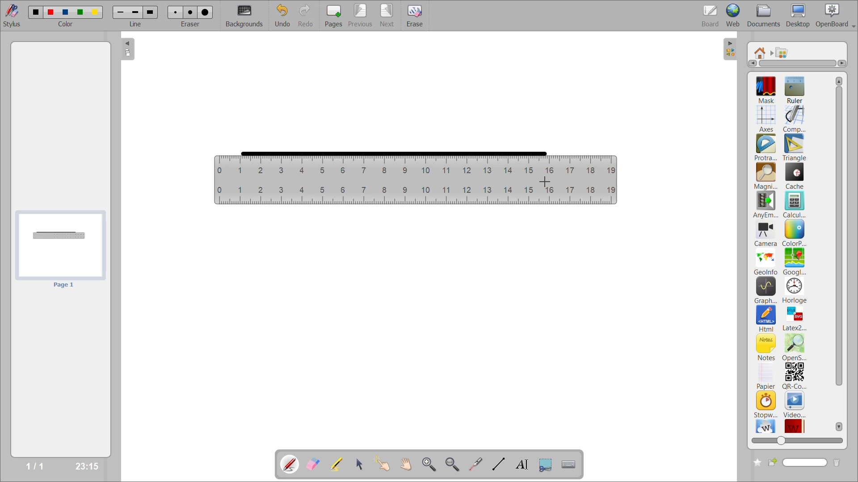 The height and width of the screenshot is (482, 858). I want to click on horizontal scroll bar, so click(799, 63).